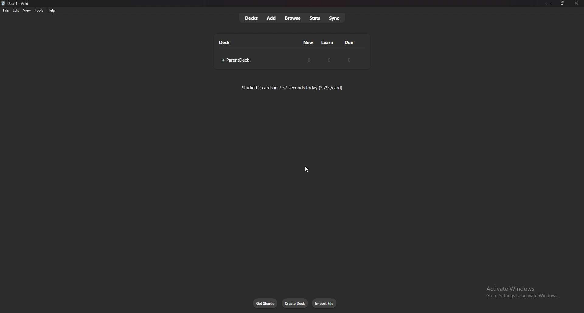  What do you see at coordinates (3, 4) in the screenshot?
I see `logo` at bounding box center [3, 4].